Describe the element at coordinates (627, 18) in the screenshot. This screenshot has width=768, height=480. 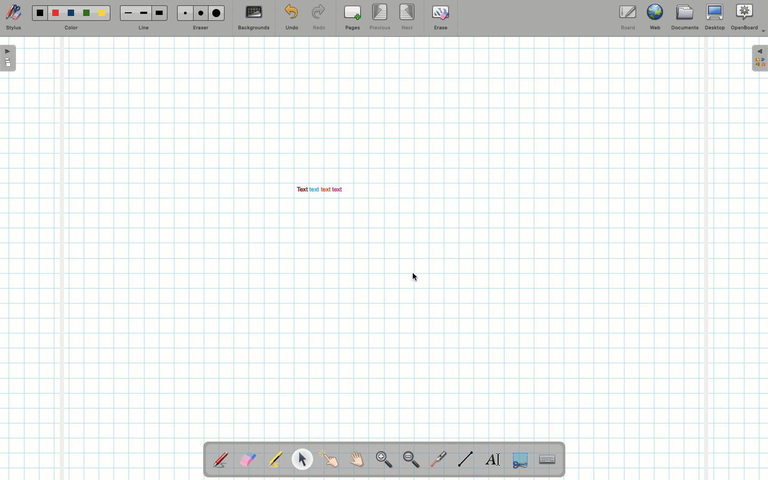
I see `Board` at that location.